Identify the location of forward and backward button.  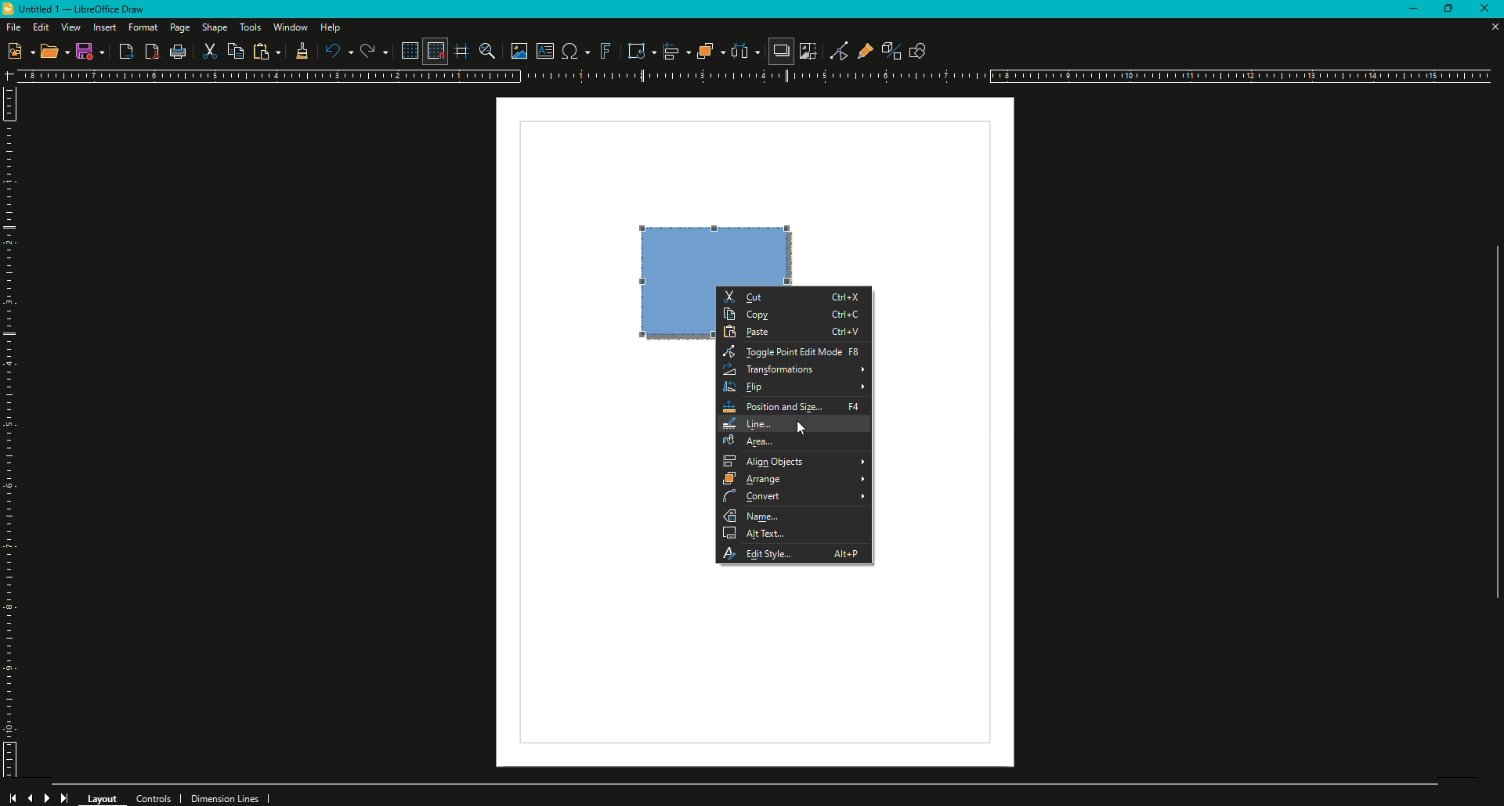
(40, 796).